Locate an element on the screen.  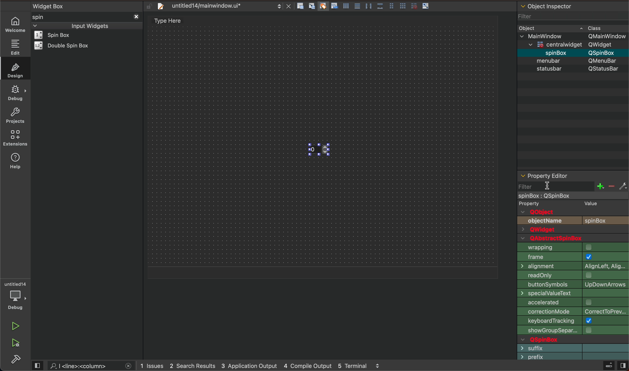
spin is located at coordinates (46, 17).